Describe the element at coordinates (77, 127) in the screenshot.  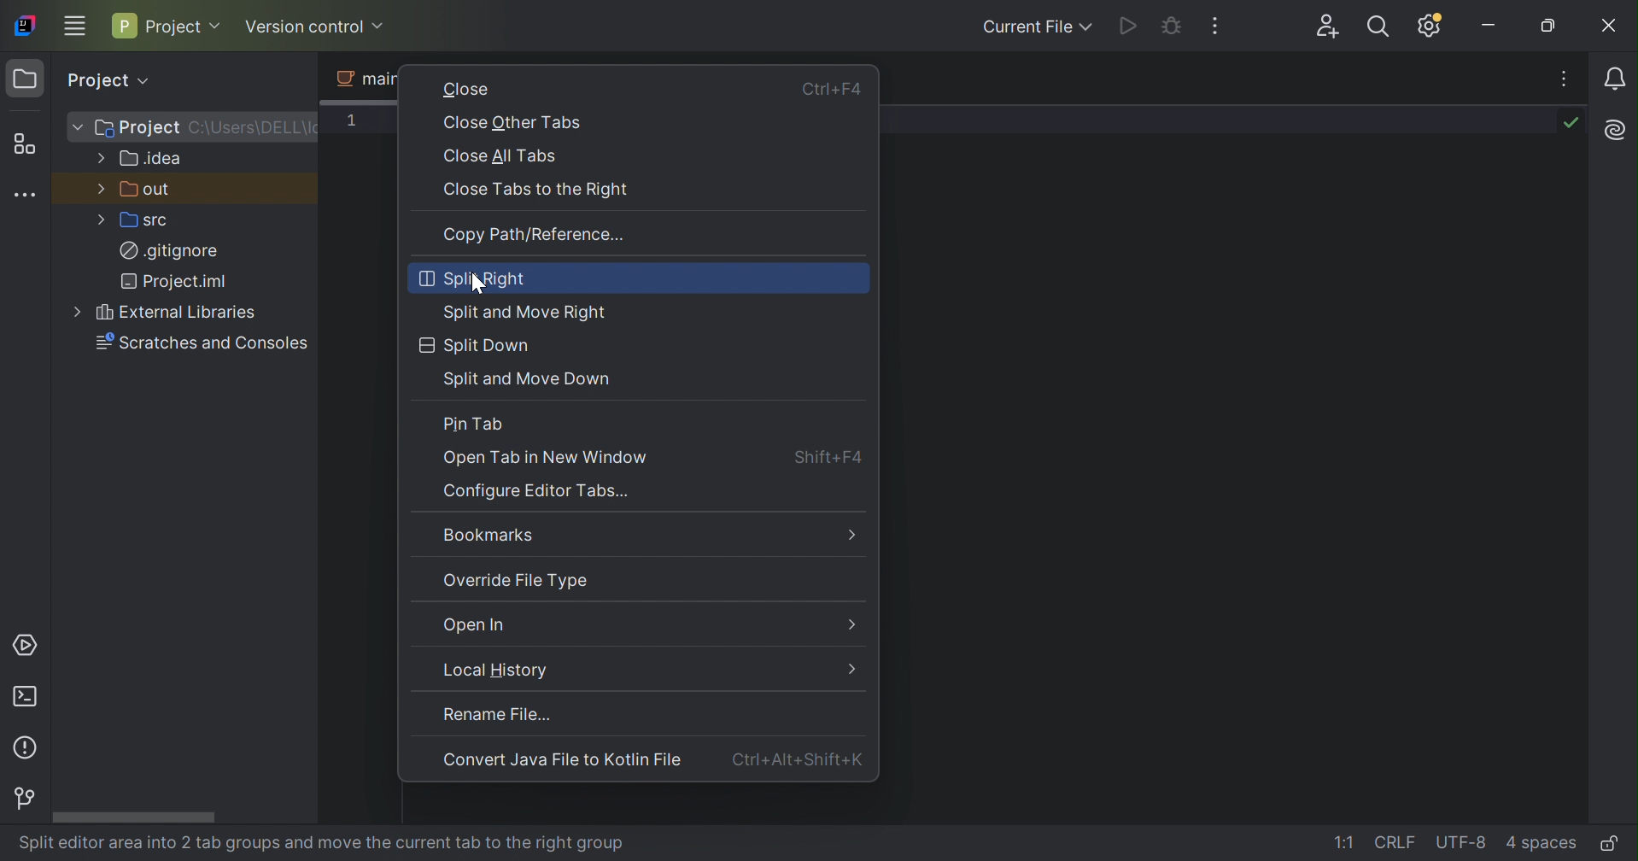
I see `More` at that location.